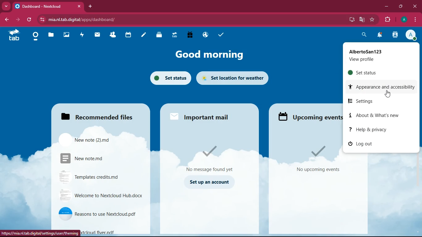 This screenshot has height=237, width=422. Describe the element at coordinates (415, 6) in the screenshot. I see `close` at that location.